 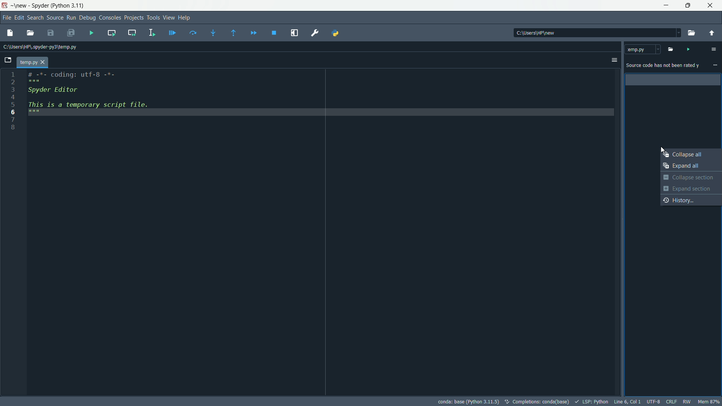 What do you see at coordinates (35, 19) in the screenshot?
I see `search menu` at bounding box center [35, 19].